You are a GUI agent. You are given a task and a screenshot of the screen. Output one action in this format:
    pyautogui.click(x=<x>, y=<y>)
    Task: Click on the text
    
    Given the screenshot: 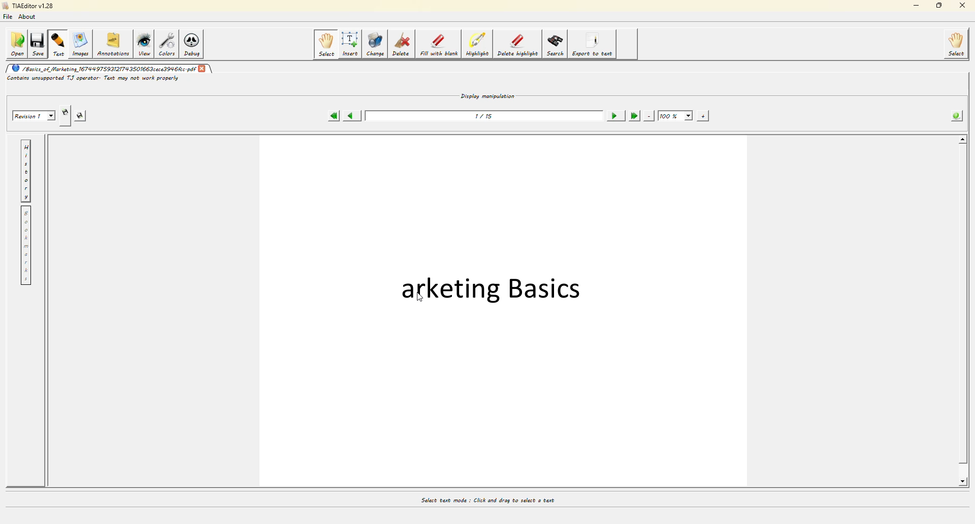 What is the action you would take?
    pyautogui.click(x=58, y=43)
    